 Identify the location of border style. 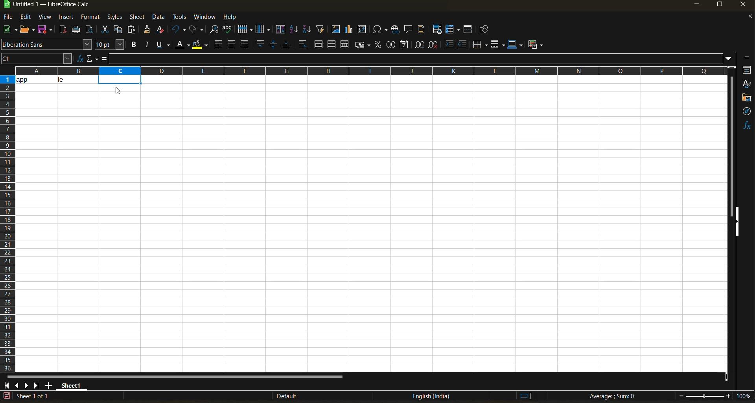
(497, 45).